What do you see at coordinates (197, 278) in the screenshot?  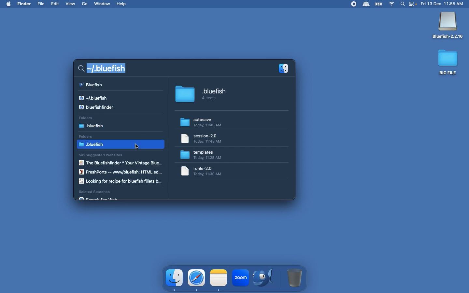 I see `safari` at bounding box center [197, 278].